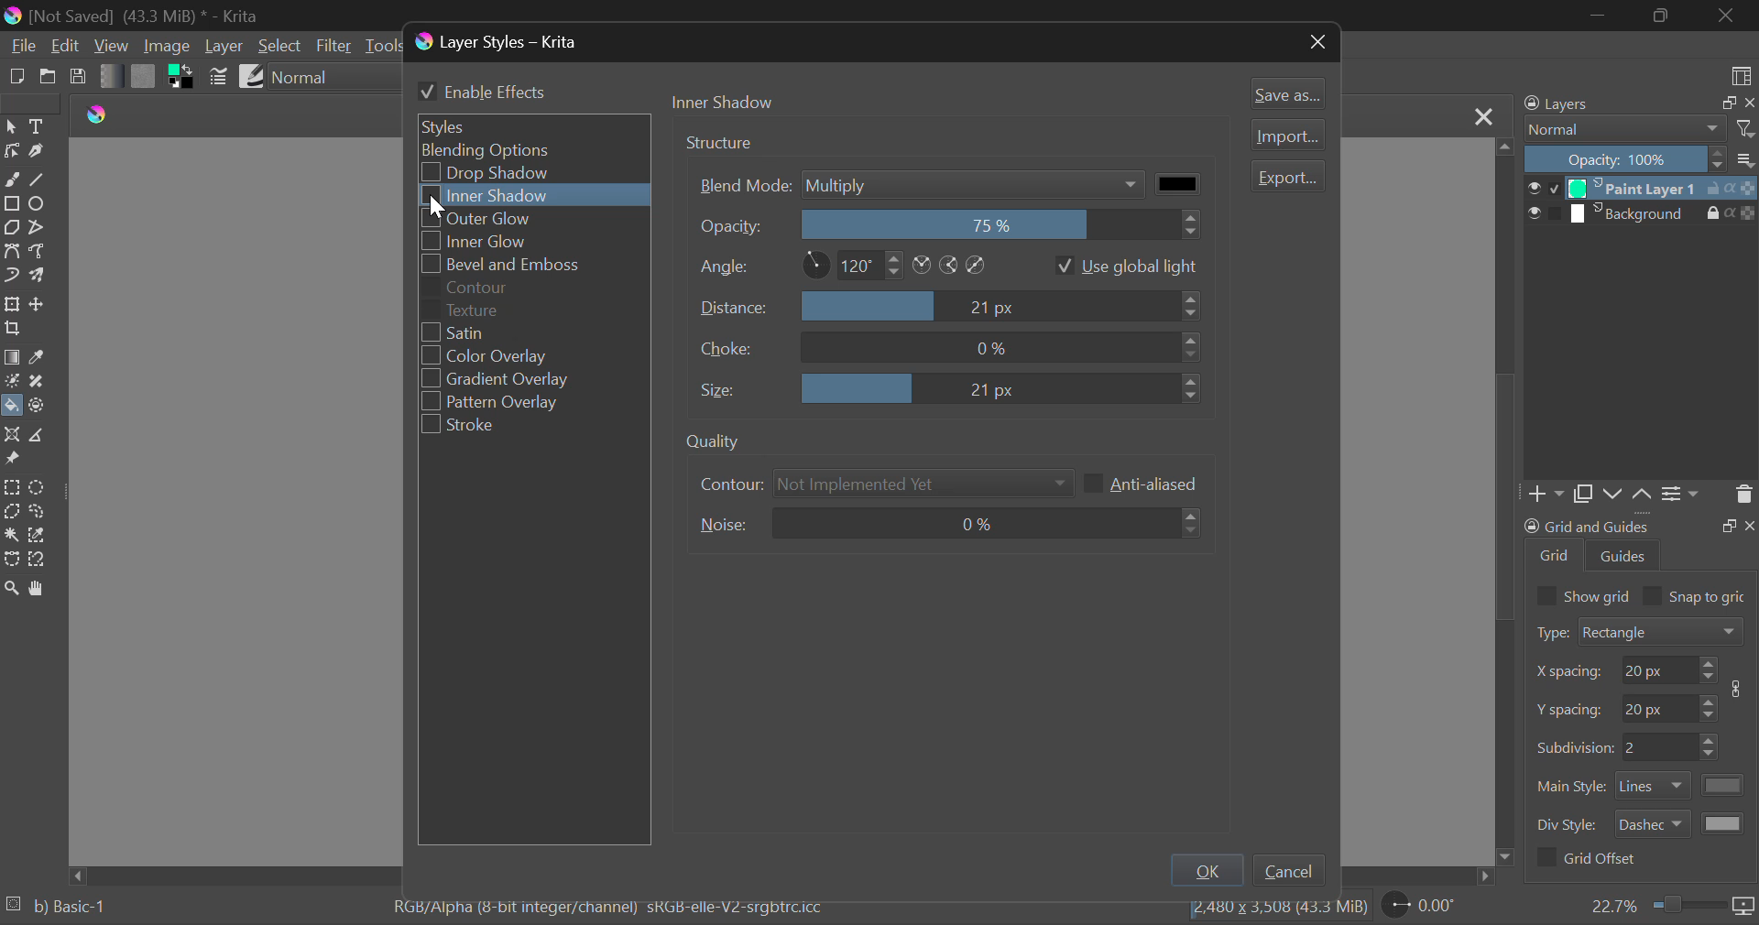  I want to click on Blending Mode, so click(332, 77).